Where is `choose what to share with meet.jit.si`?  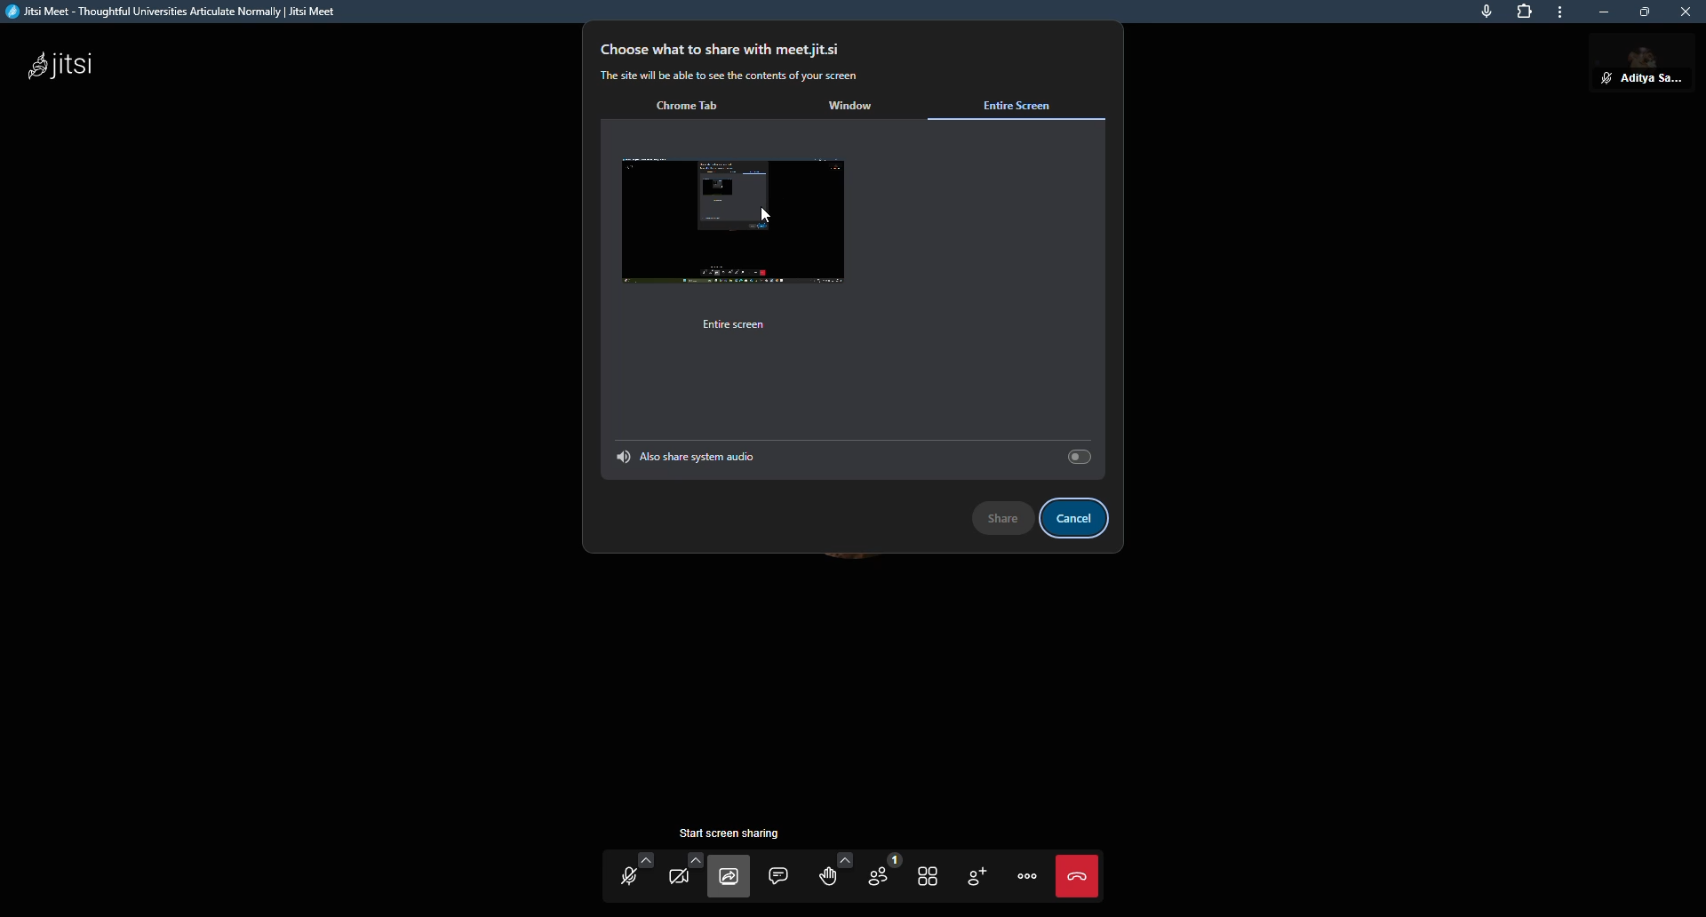
choose what to share with meet.jit.si is located at coordinates (725, 48).